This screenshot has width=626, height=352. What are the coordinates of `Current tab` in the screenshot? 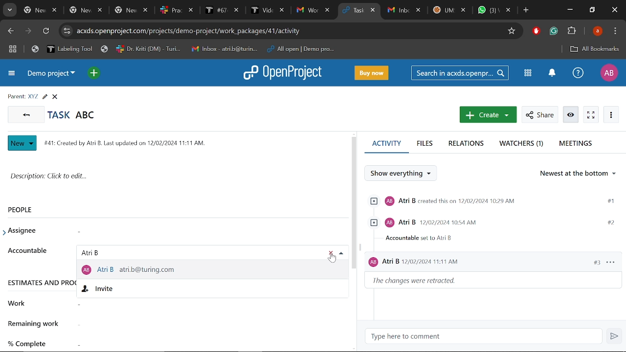 It's located at (353, 11).